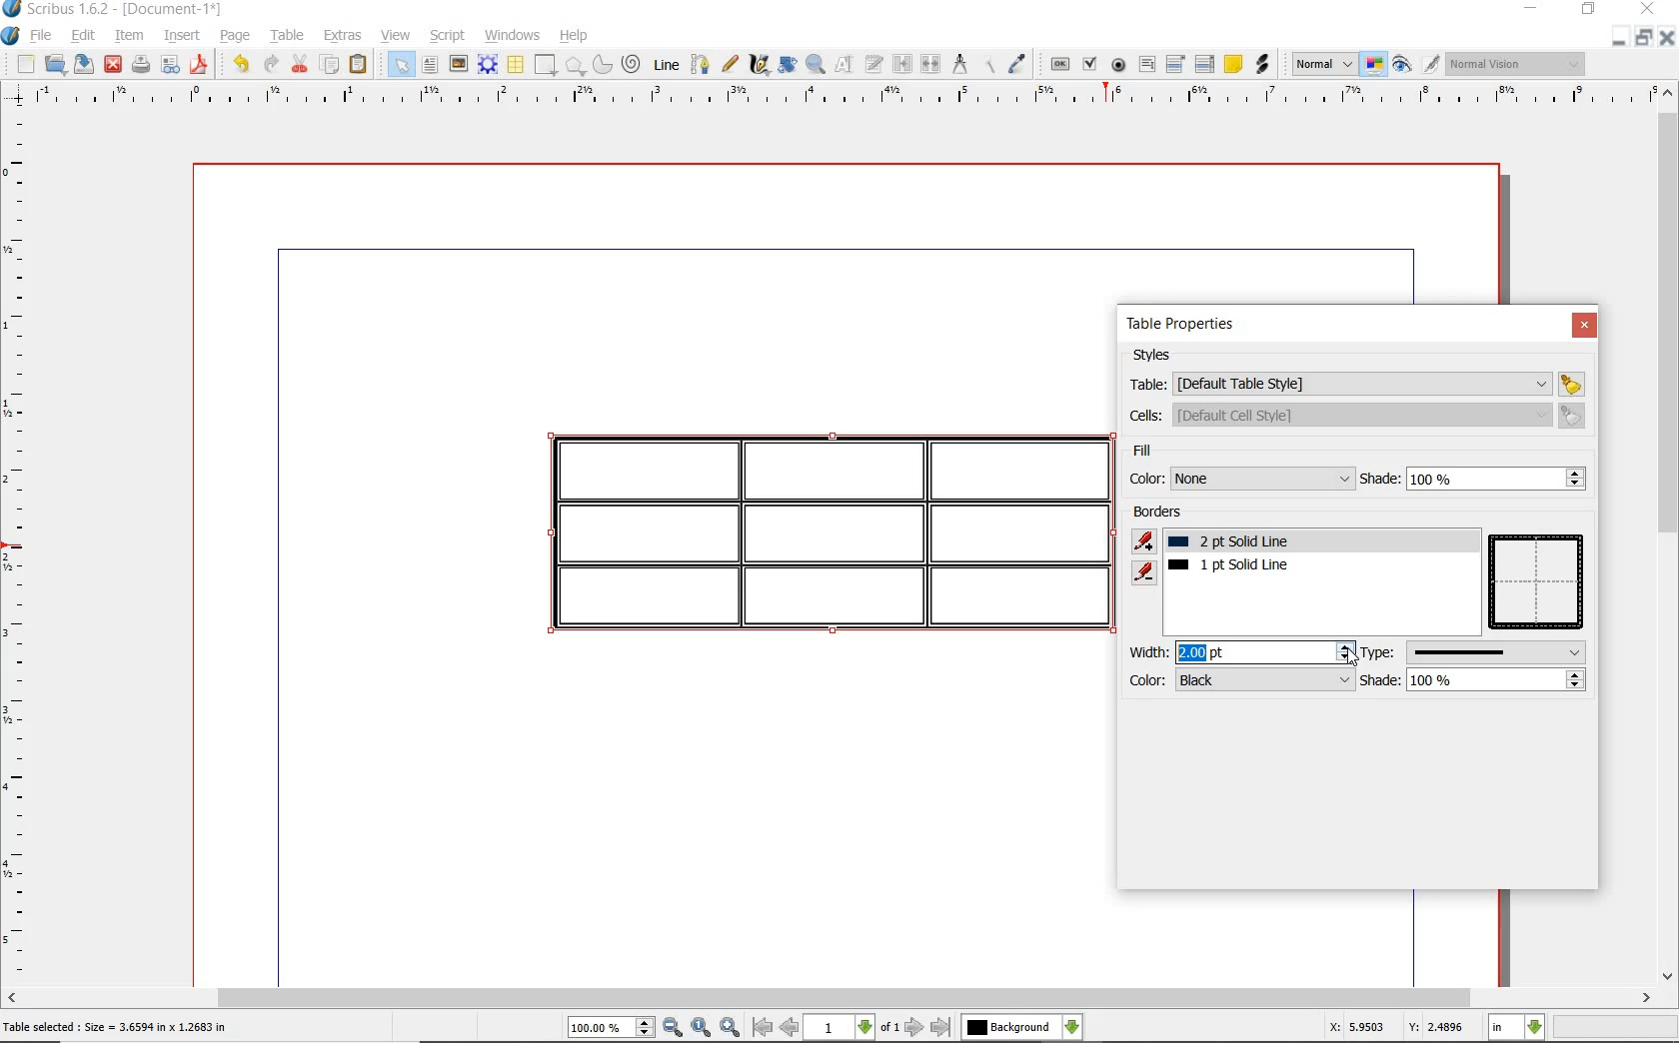 The image size is (1679, 1043). Describe the element at coordinates (1669, 531) in the screenshot. I see `scrollbar` at that location.